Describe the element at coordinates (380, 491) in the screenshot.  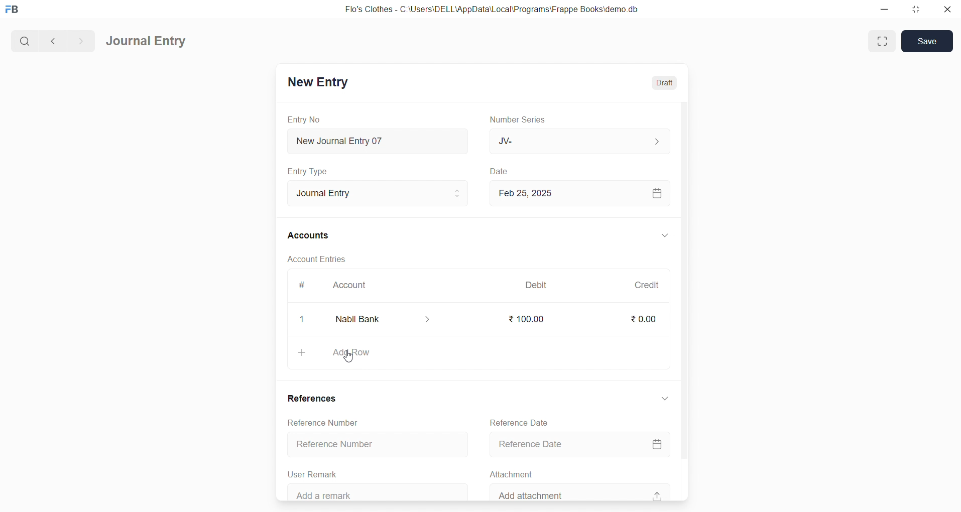
I see `‘Add a remark` at that location.